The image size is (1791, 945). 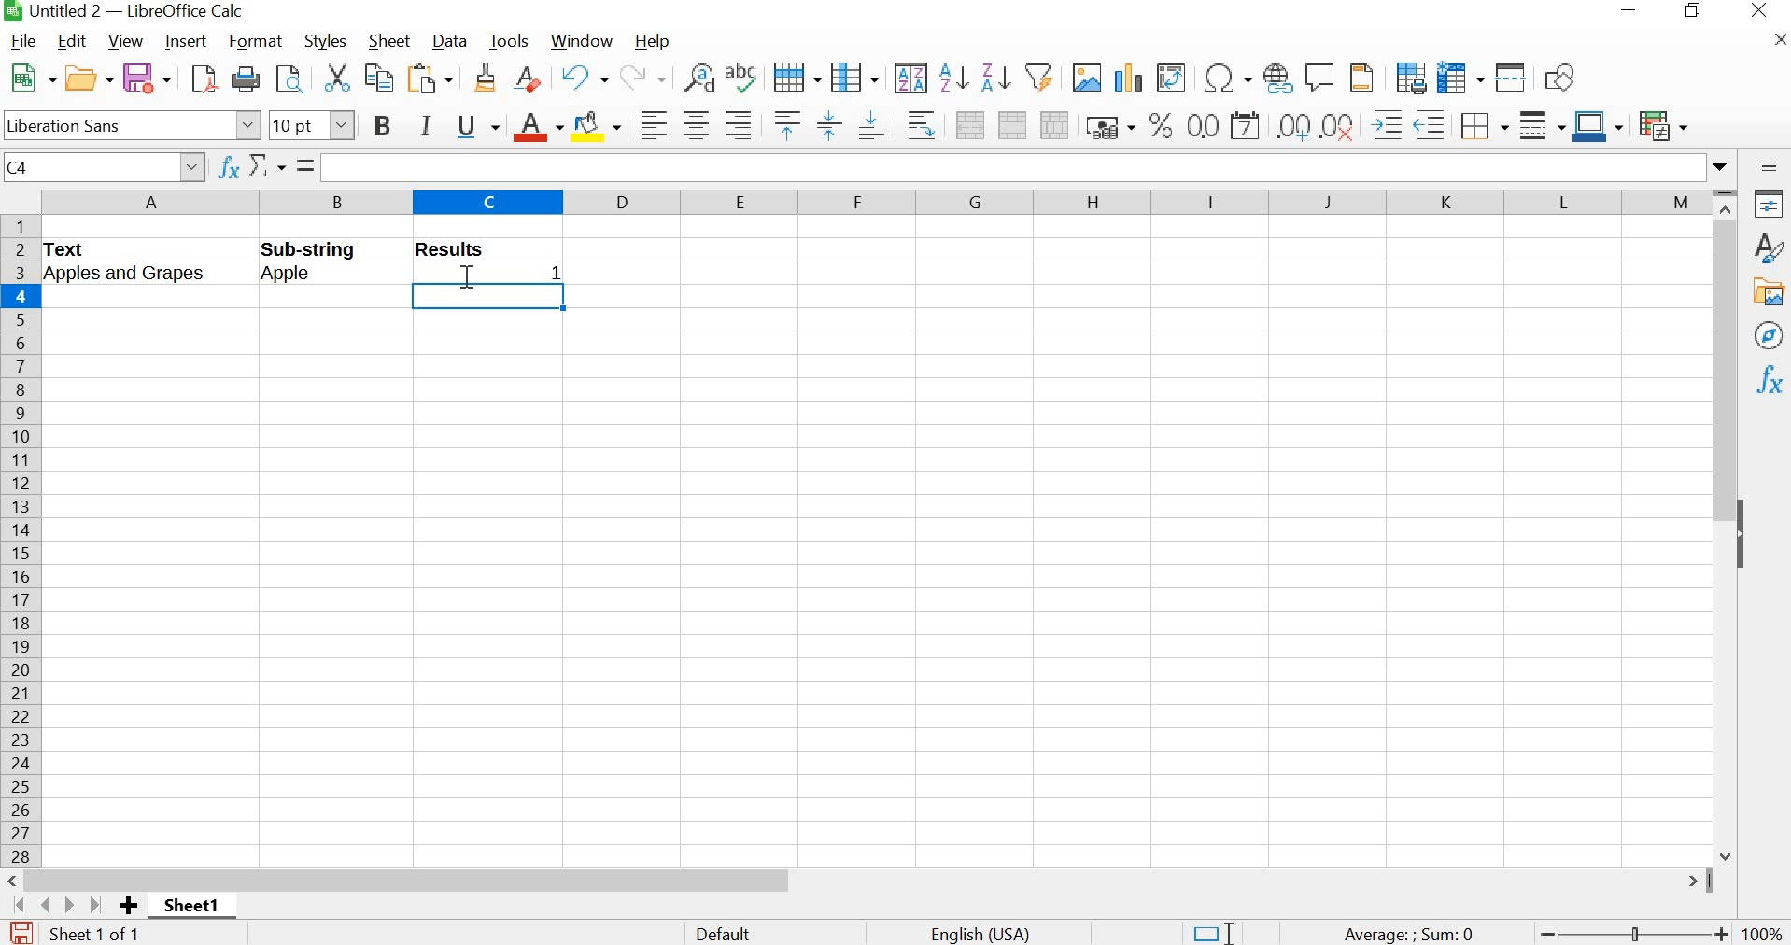 What do you see at coordinates (1770, 379) in the screenshot?
I see `functions` at bounding box center [1770, 379].